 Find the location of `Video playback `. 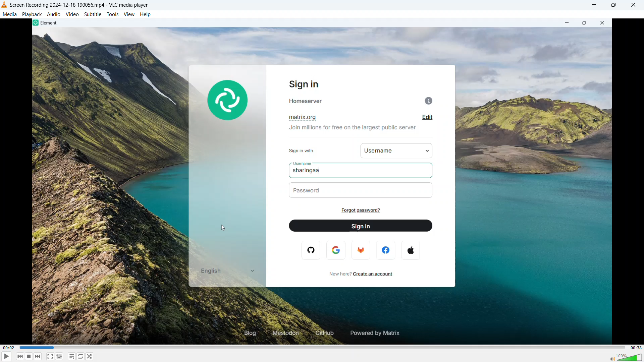

Video playback  is located at coordinates (322, 181).